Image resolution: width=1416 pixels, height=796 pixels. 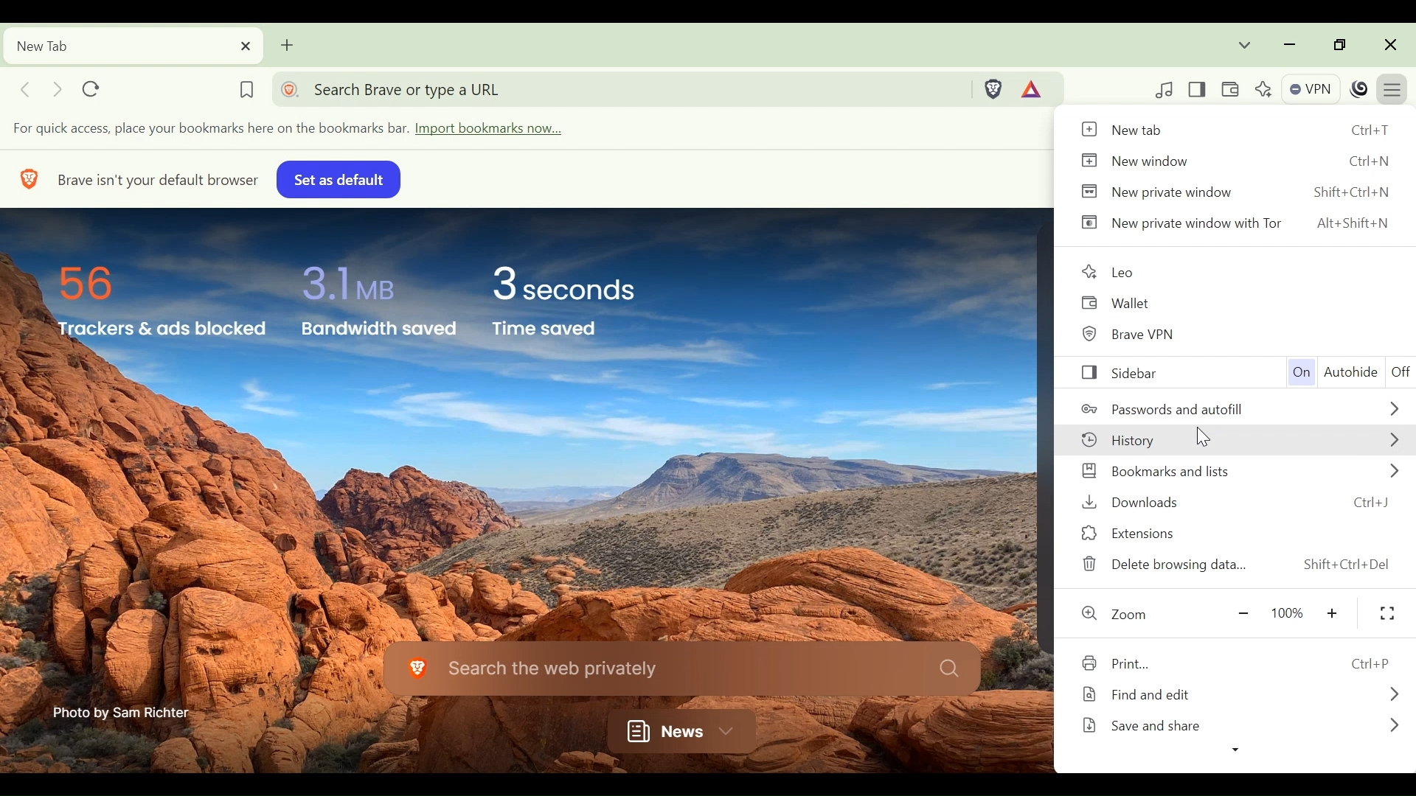 I want to click on Current tab, so click(x=131, y=46).